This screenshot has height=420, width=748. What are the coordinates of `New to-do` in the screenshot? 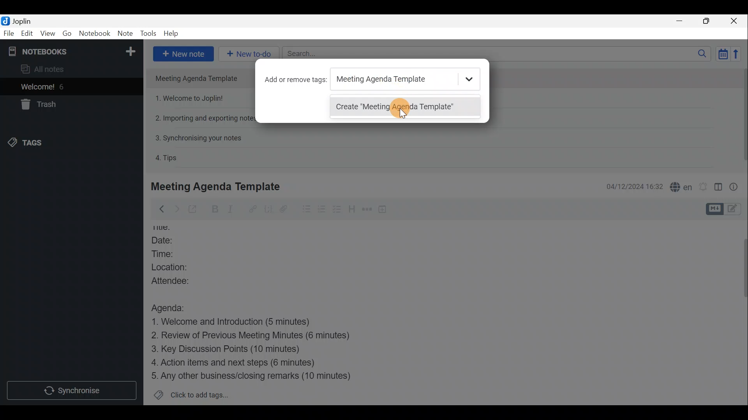 It's located at (245, 52).